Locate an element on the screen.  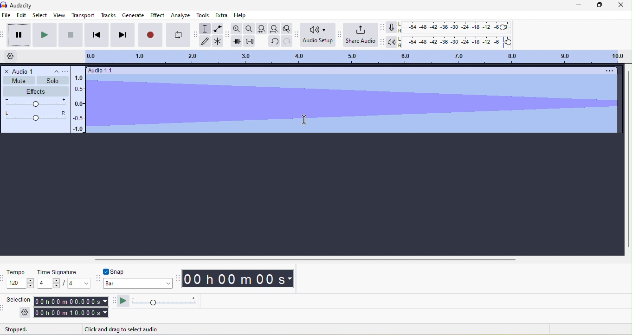
minimize is located at coordinates (580, 5).